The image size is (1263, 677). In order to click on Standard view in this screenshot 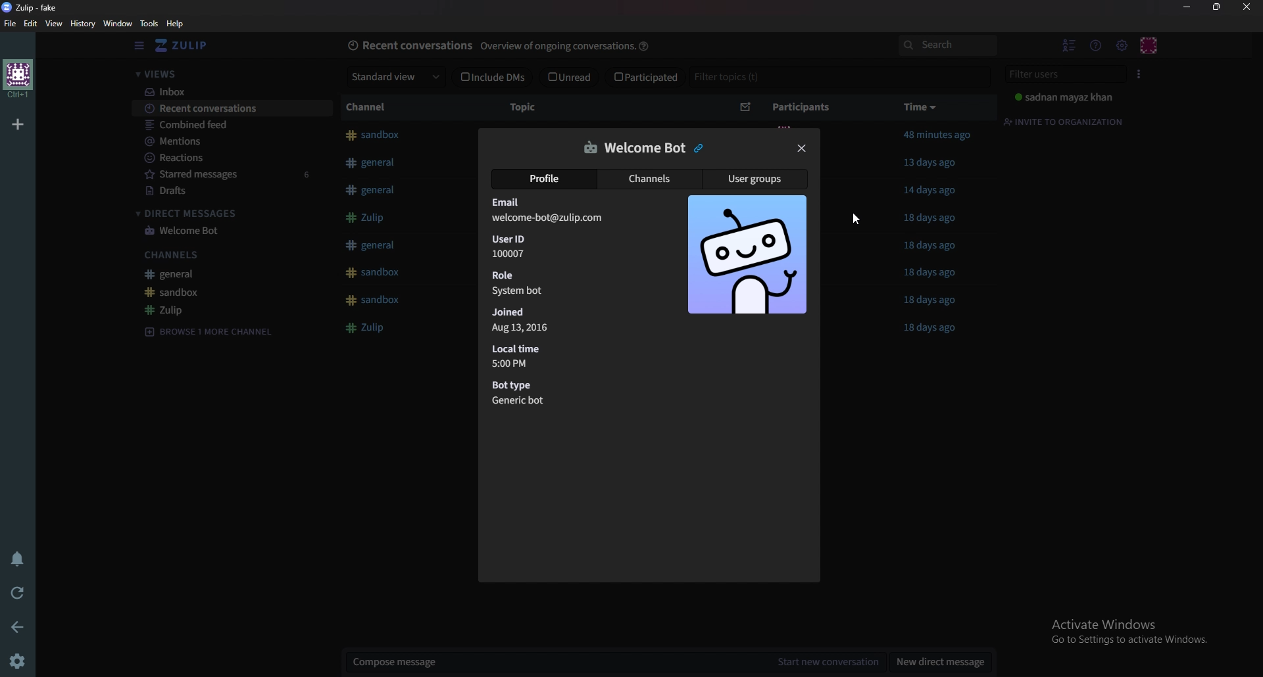, I will do `click(395, 77)`.